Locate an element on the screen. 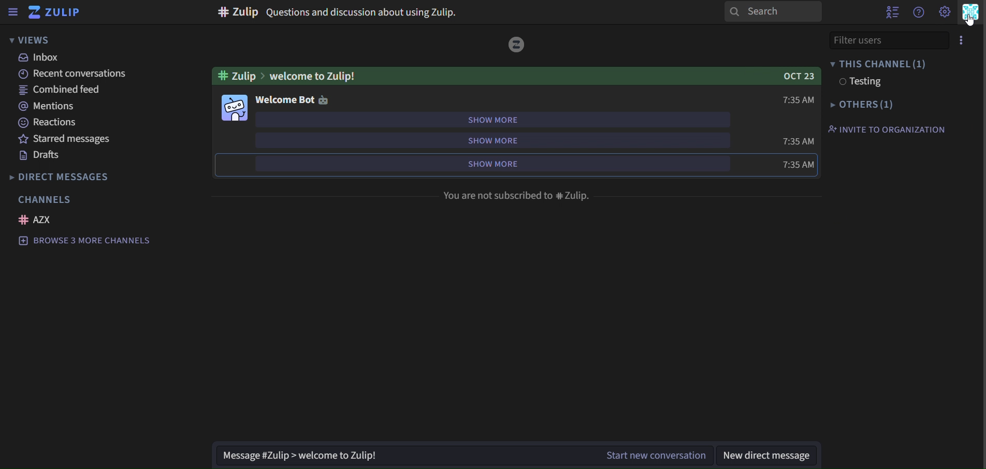 This screenshot has height=469, width=986. mentions is located at coordinates (48, 106).